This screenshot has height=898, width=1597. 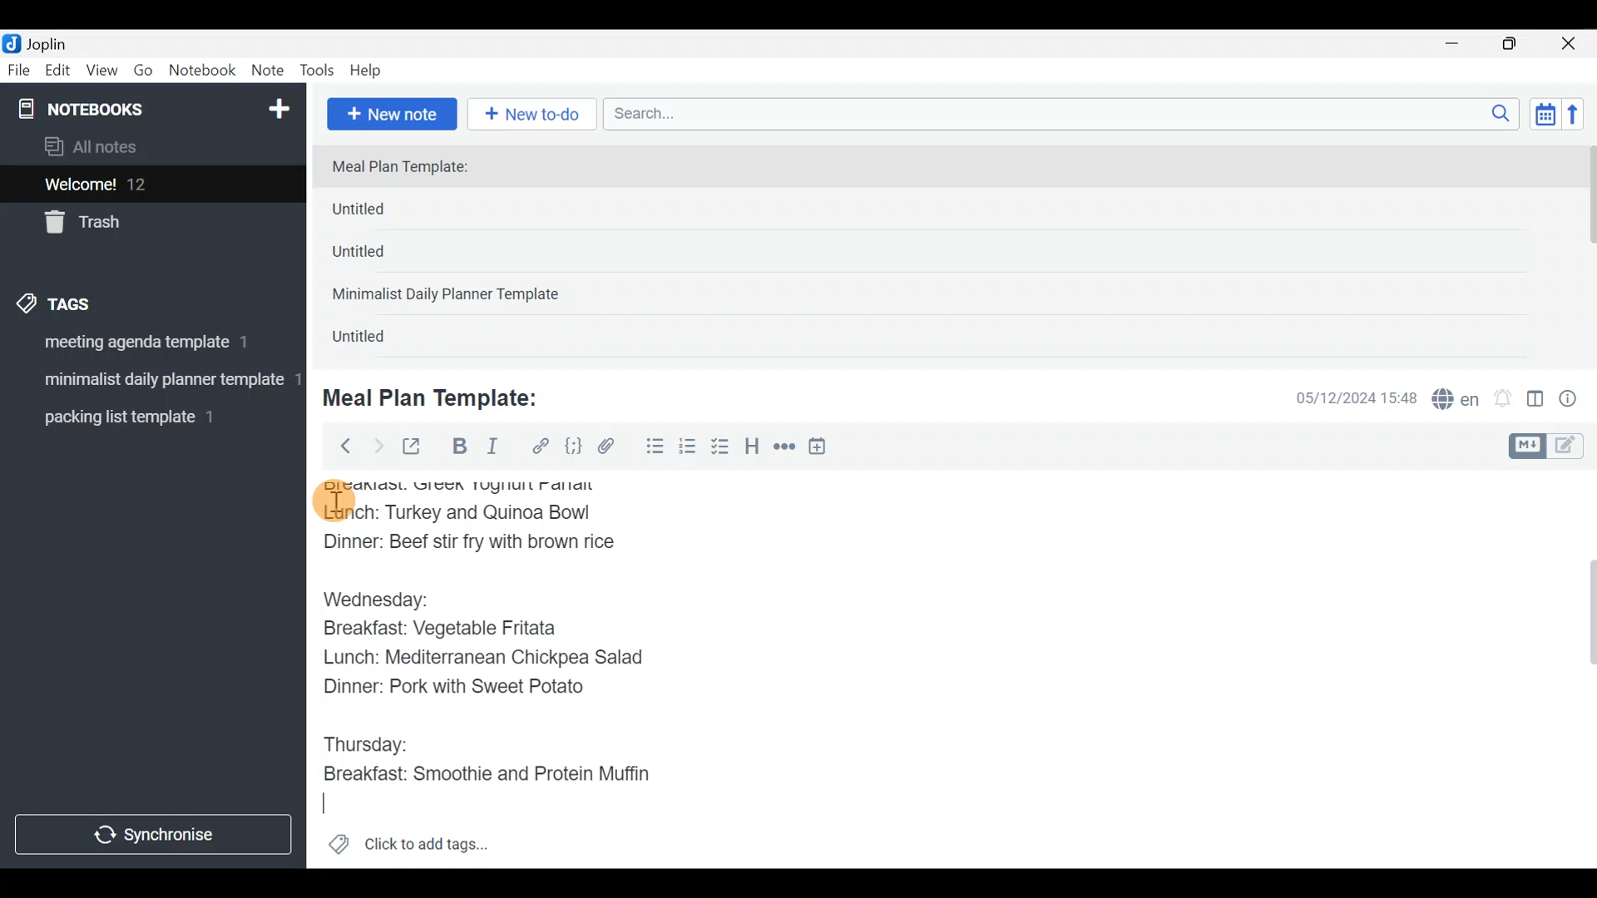 I want to click on Thursday:, so click(x=373, y=742).